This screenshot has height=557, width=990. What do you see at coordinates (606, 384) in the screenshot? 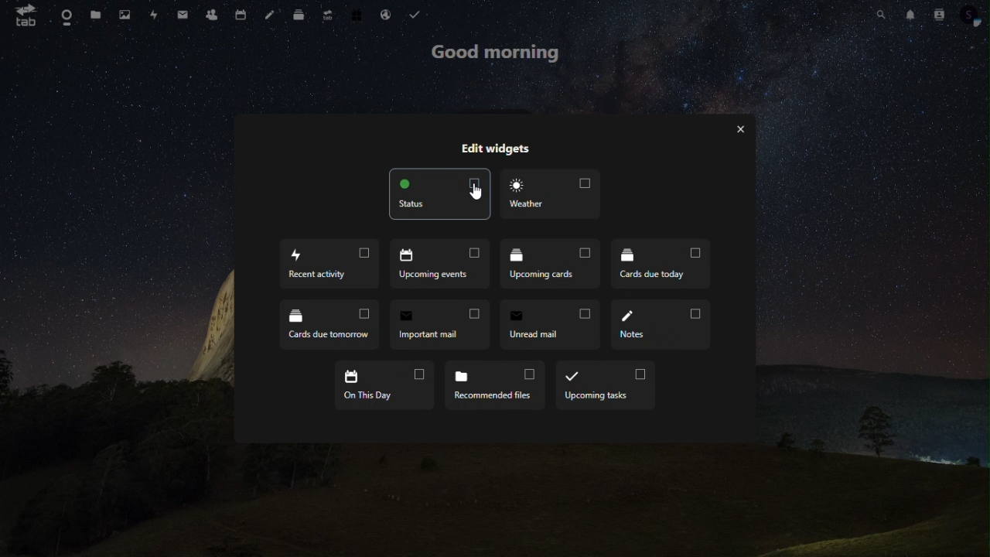
I see `upcoming tasks` at bounding box center [606, 384].